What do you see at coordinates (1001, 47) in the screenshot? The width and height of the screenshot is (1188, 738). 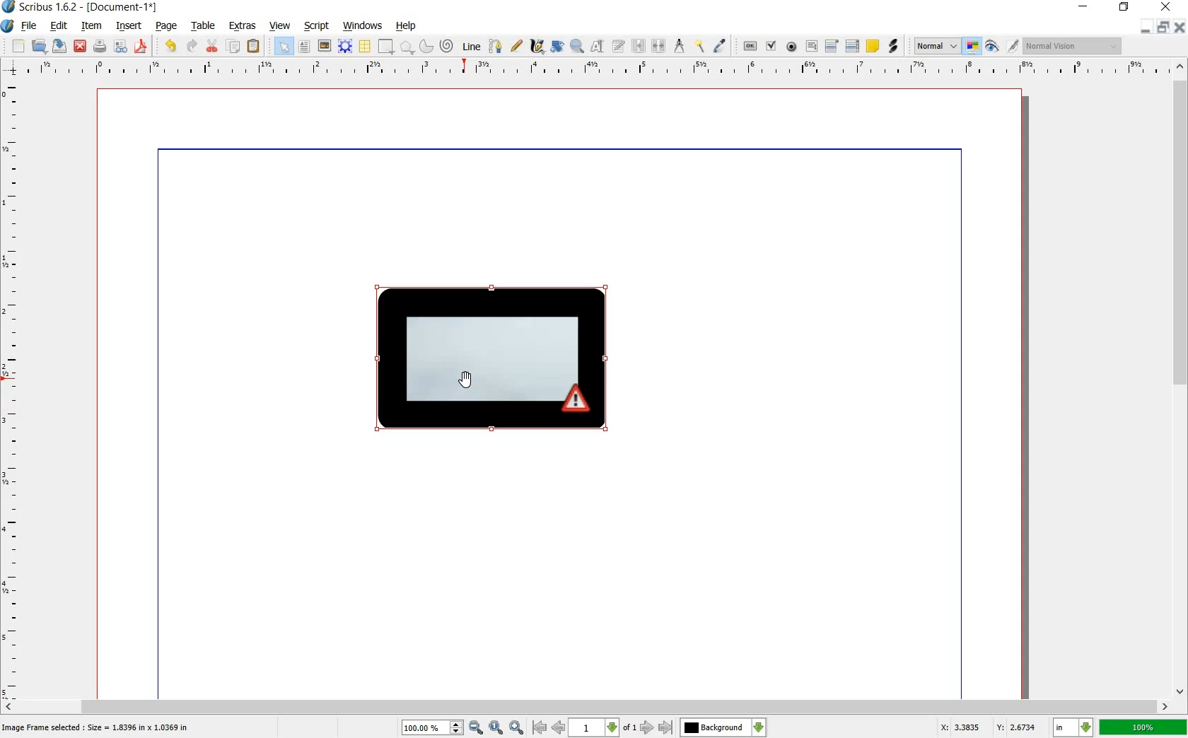 I see `edit in preview mode` at bounding box center [1001, 47].